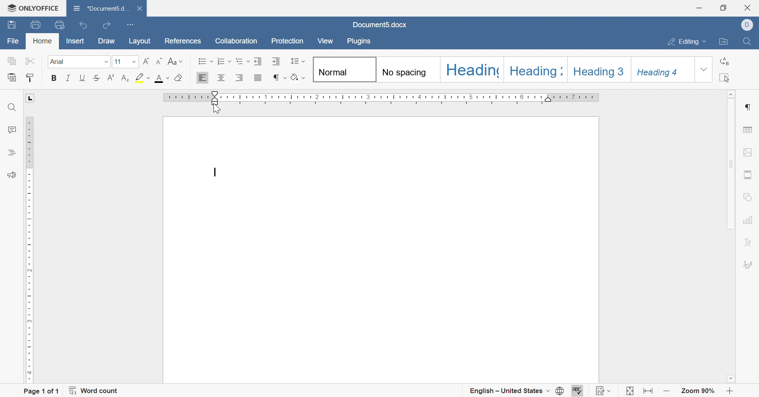 Image resolution: width=759 pixels, height=397 pixels. Describe the element at coordinates (751, 242) in the screenshot. I see `text art settings` at that location.